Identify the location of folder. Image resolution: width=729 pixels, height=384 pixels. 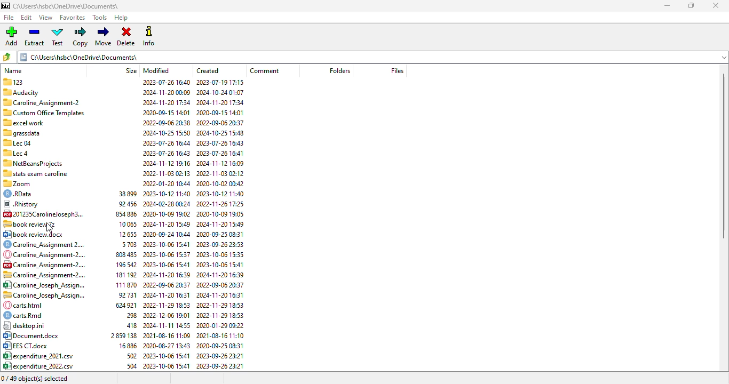
(67, 6).